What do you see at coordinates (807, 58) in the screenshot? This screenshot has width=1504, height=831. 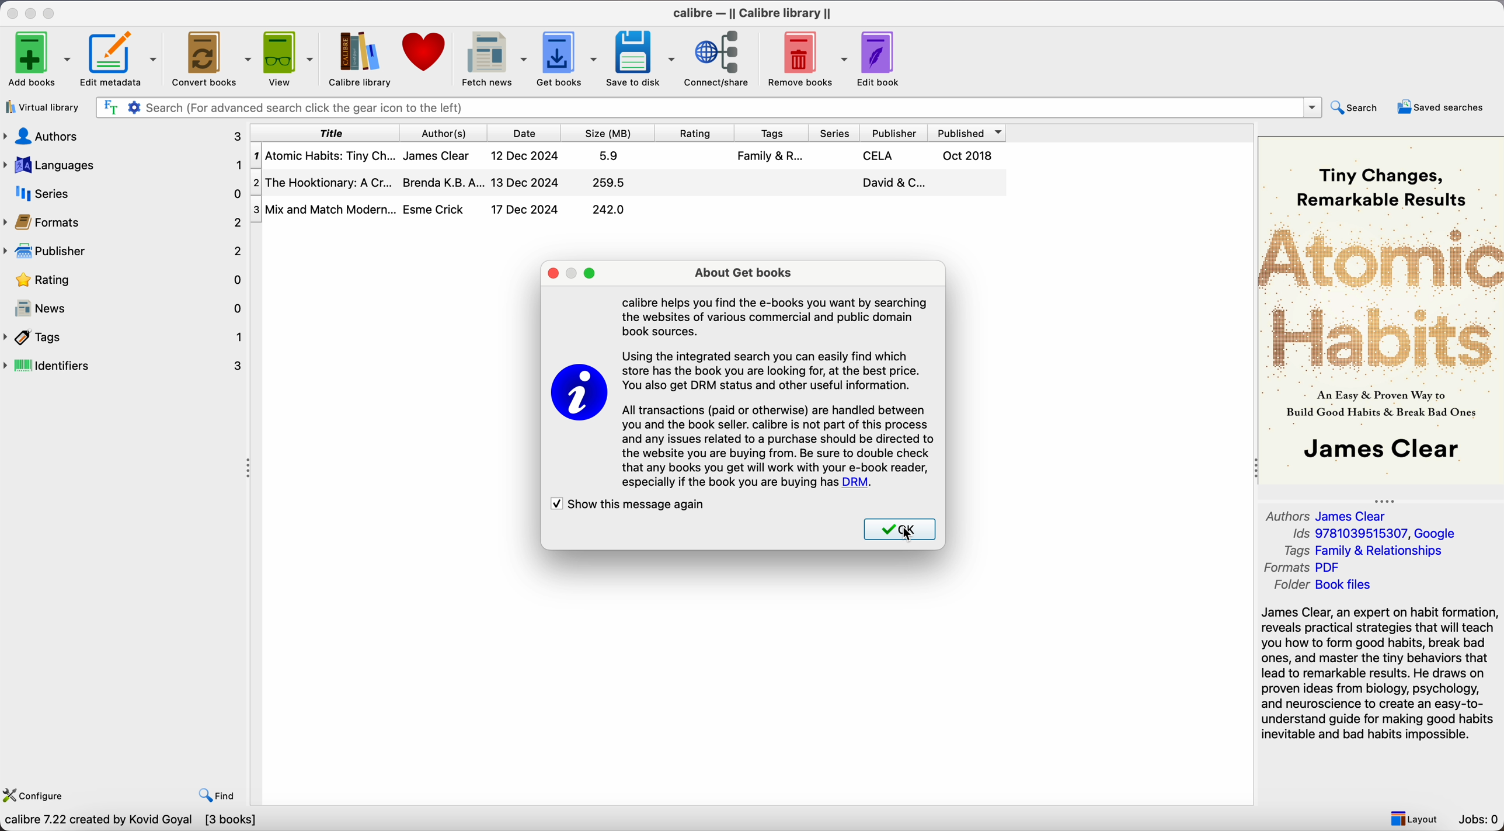 I see `remove books` at bounding box center [807, 58].